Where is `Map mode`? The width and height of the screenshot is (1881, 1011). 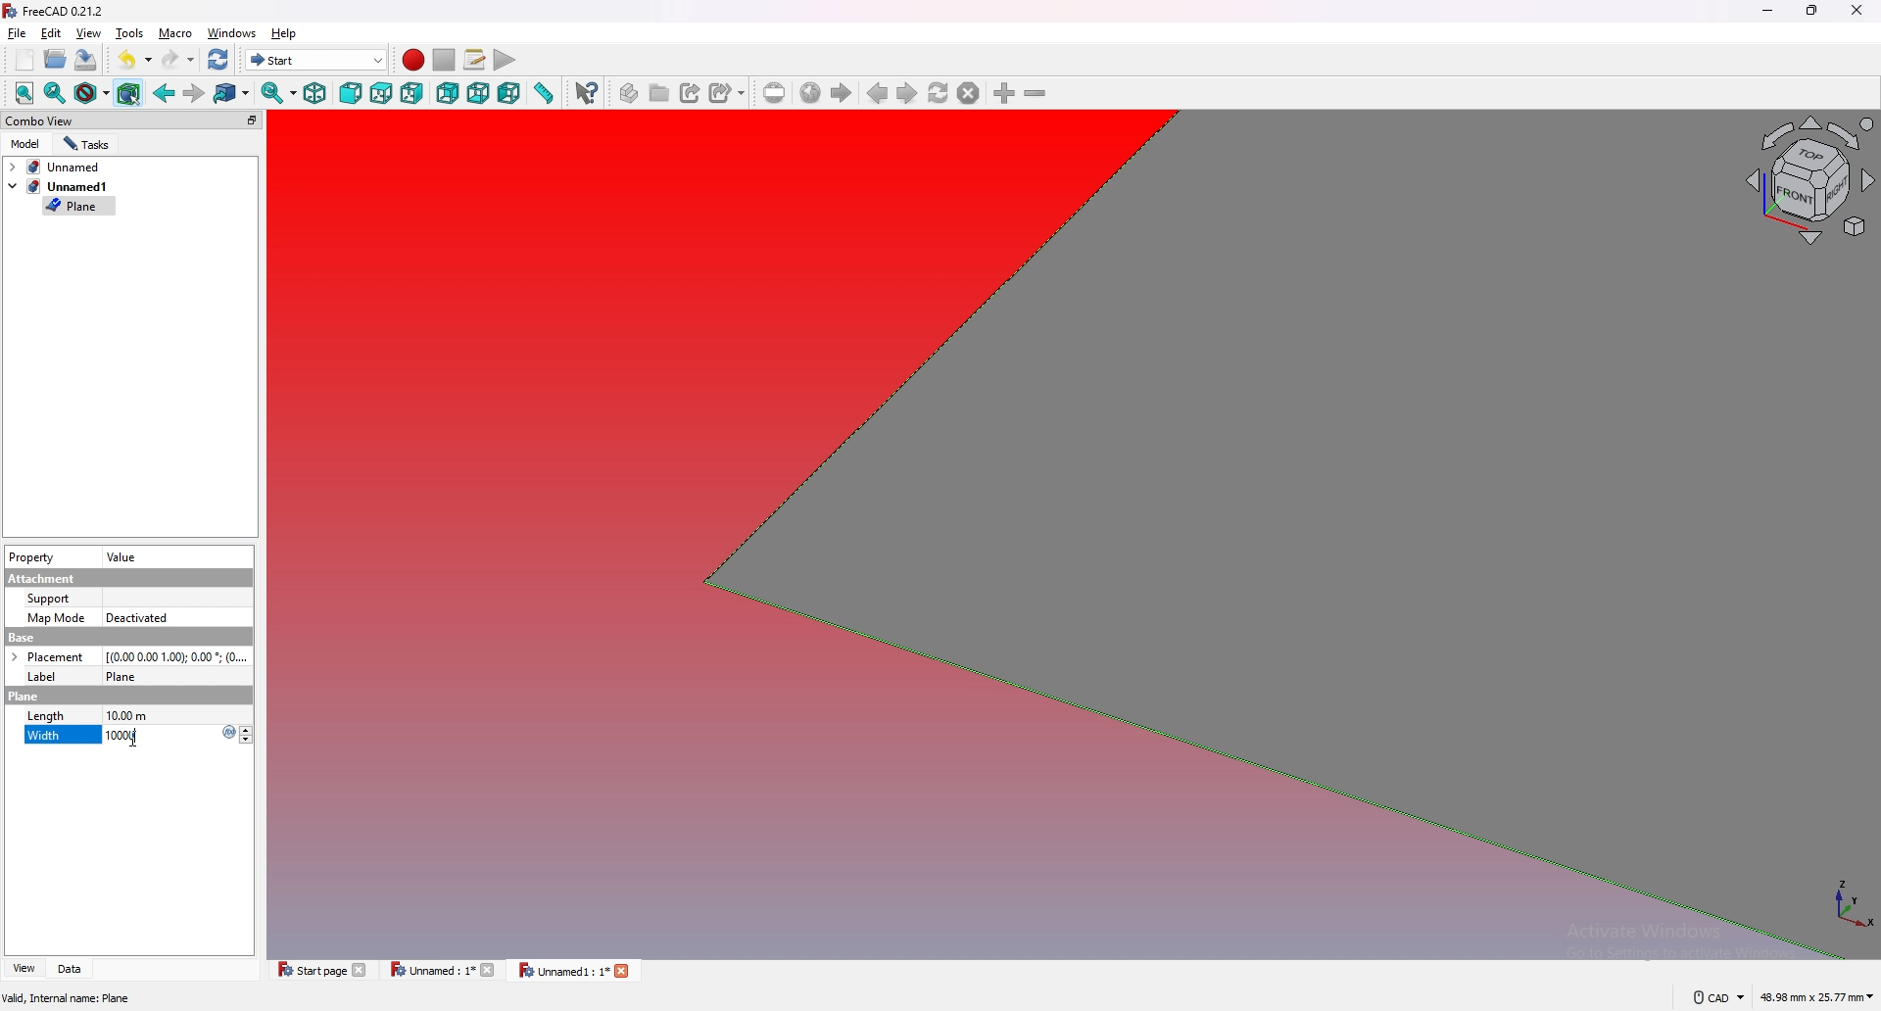
Map mode is located at coordinates (56, 619).